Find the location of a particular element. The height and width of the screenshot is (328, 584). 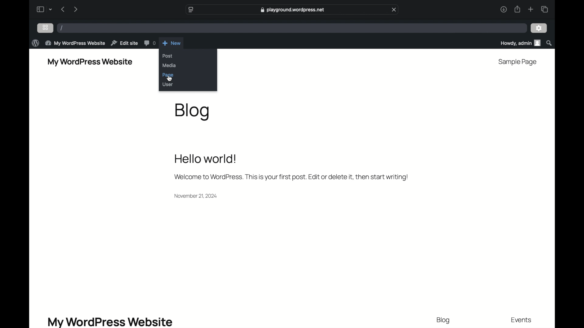

downloads is located at coordinates (503, 9).